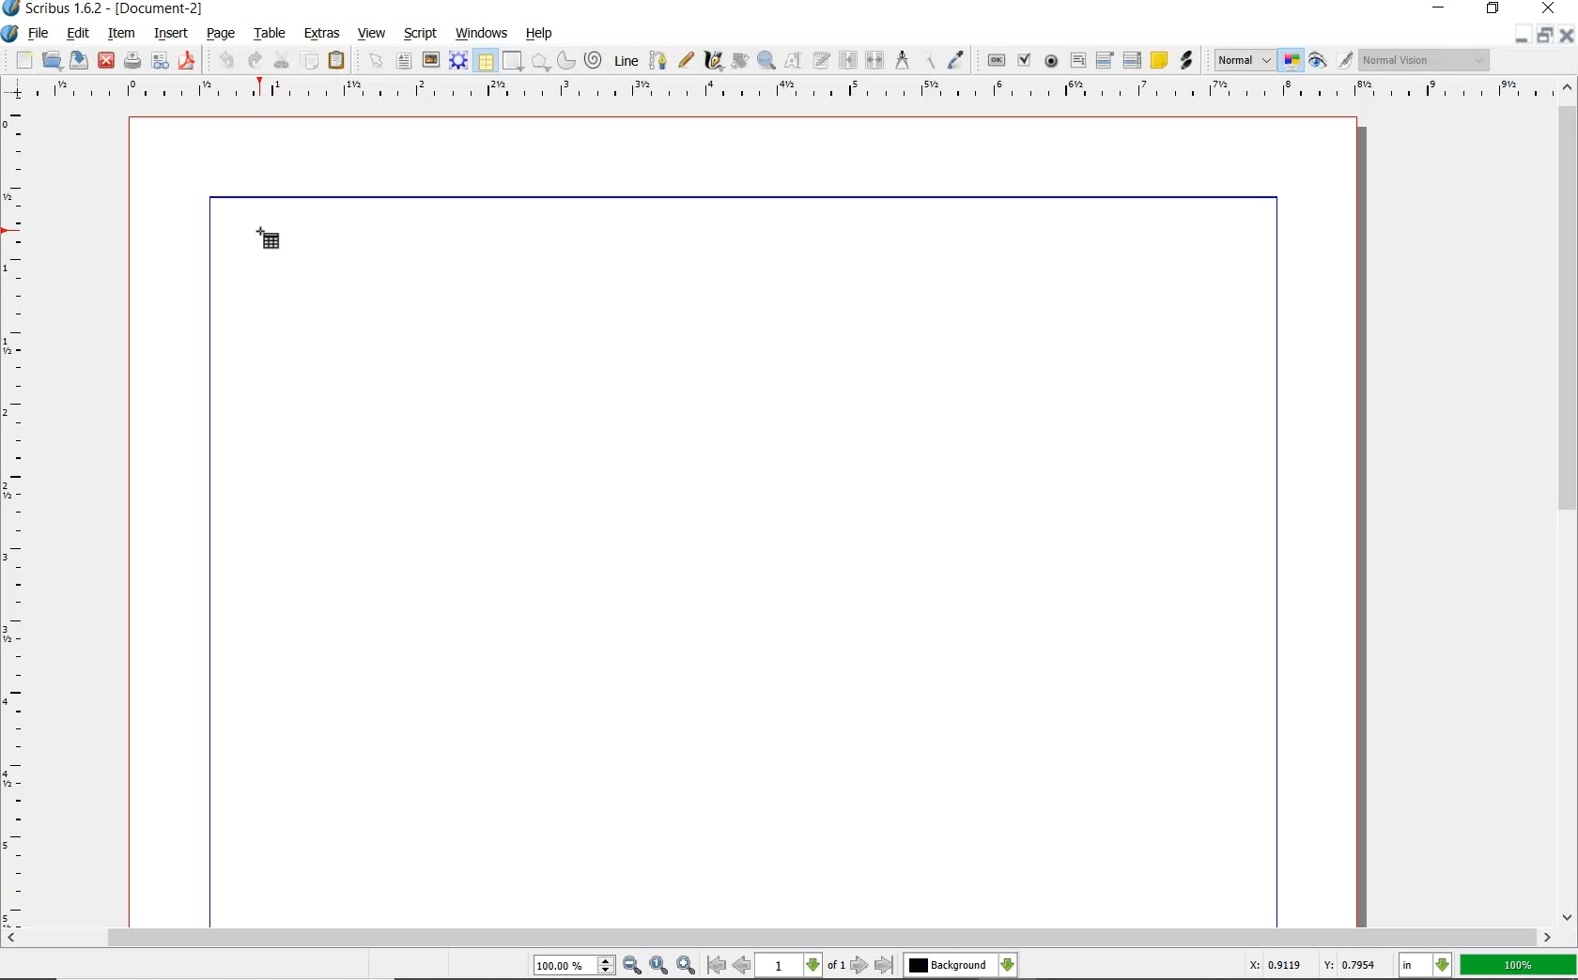 The height and width of the screenshot is (980, 1578). I want to click on help, so click(542, 36).